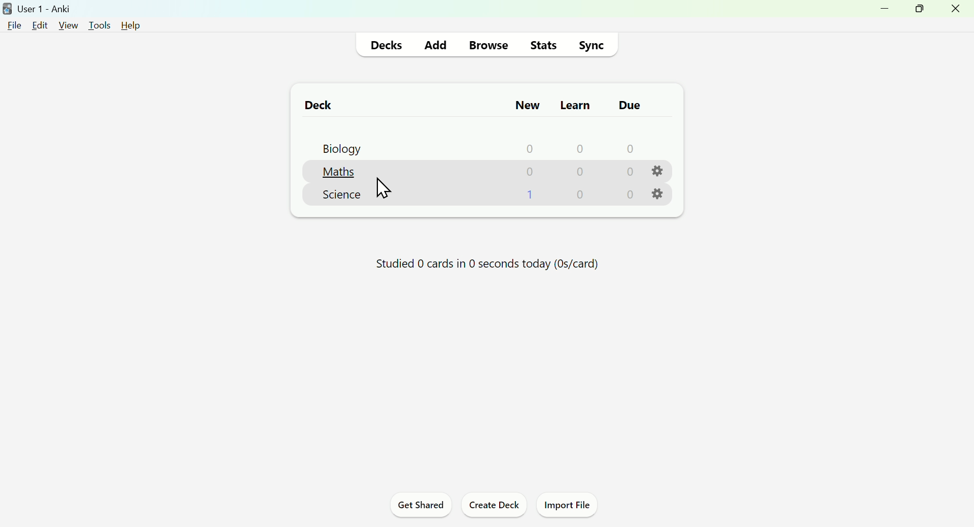 The height and width of the screenshot is (527, 974). I want to click on Maths, so click(341, 171).